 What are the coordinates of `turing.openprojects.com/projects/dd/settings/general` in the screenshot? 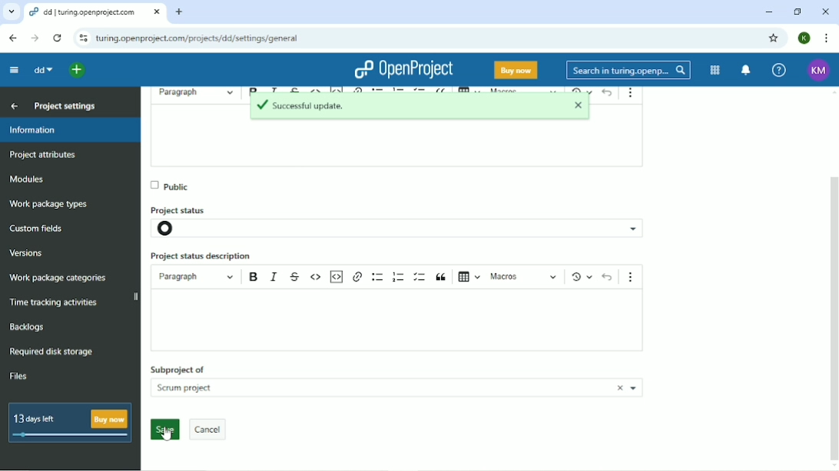 It's located at (202, 38).